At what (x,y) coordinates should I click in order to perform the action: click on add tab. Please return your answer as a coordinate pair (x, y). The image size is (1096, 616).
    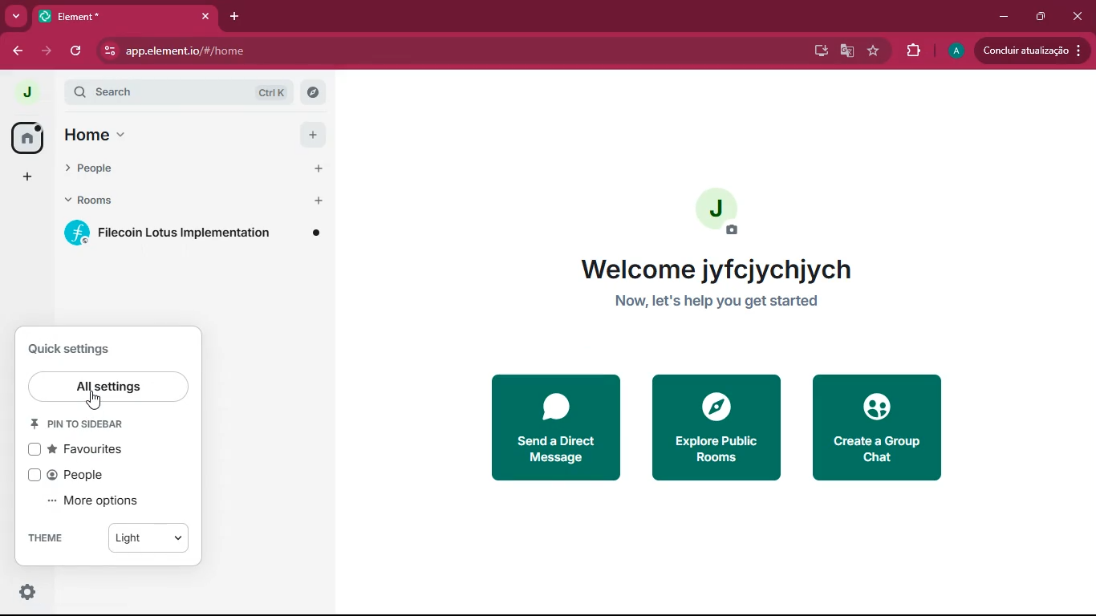
    Looking at the image, I should click on (233, 18).